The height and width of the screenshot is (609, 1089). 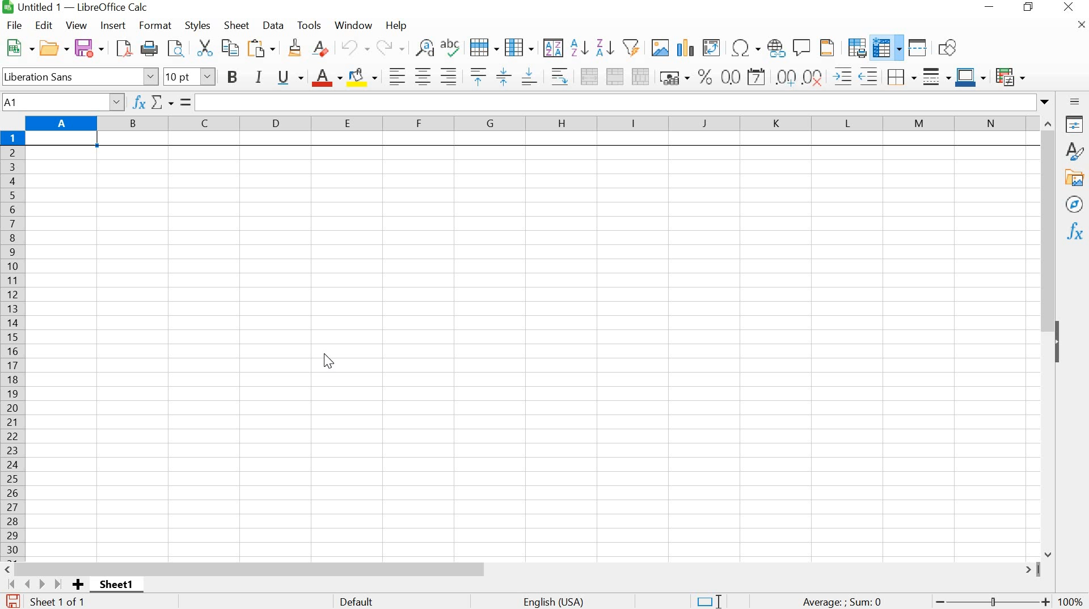 I want to click on FONT SIZE, so click(x=188, y=77).